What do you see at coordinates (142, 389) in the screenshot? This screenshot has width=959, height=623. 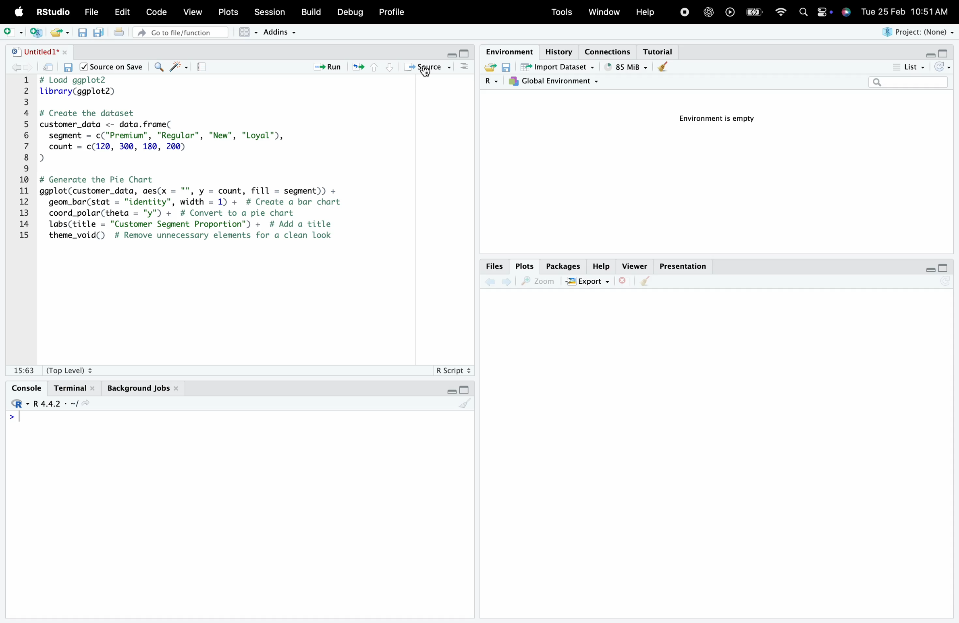 I see `Background Jobs` at bounding box center [142, 389].